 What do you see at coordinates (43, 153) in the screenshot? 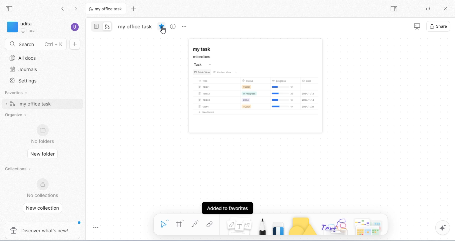
I see `new folder` at bounding box center [43, 153].